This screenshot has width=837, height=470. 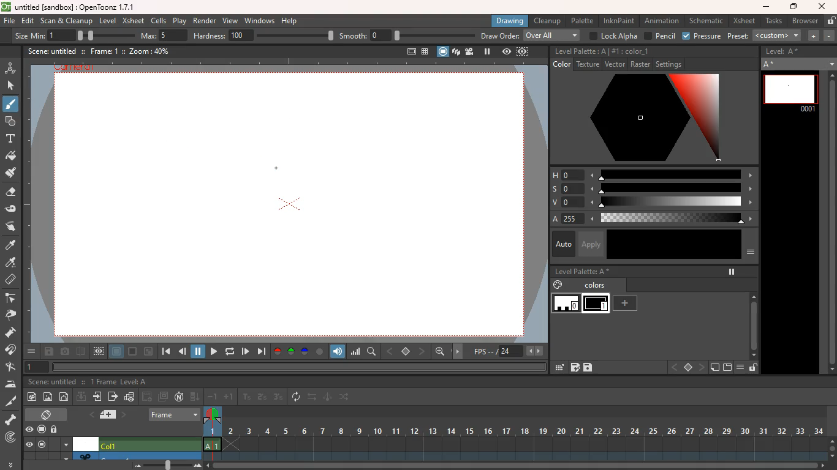 What do you see at coordinates (101, 35) in the screenshot?
I see `size` at bounding box center [101, 35].